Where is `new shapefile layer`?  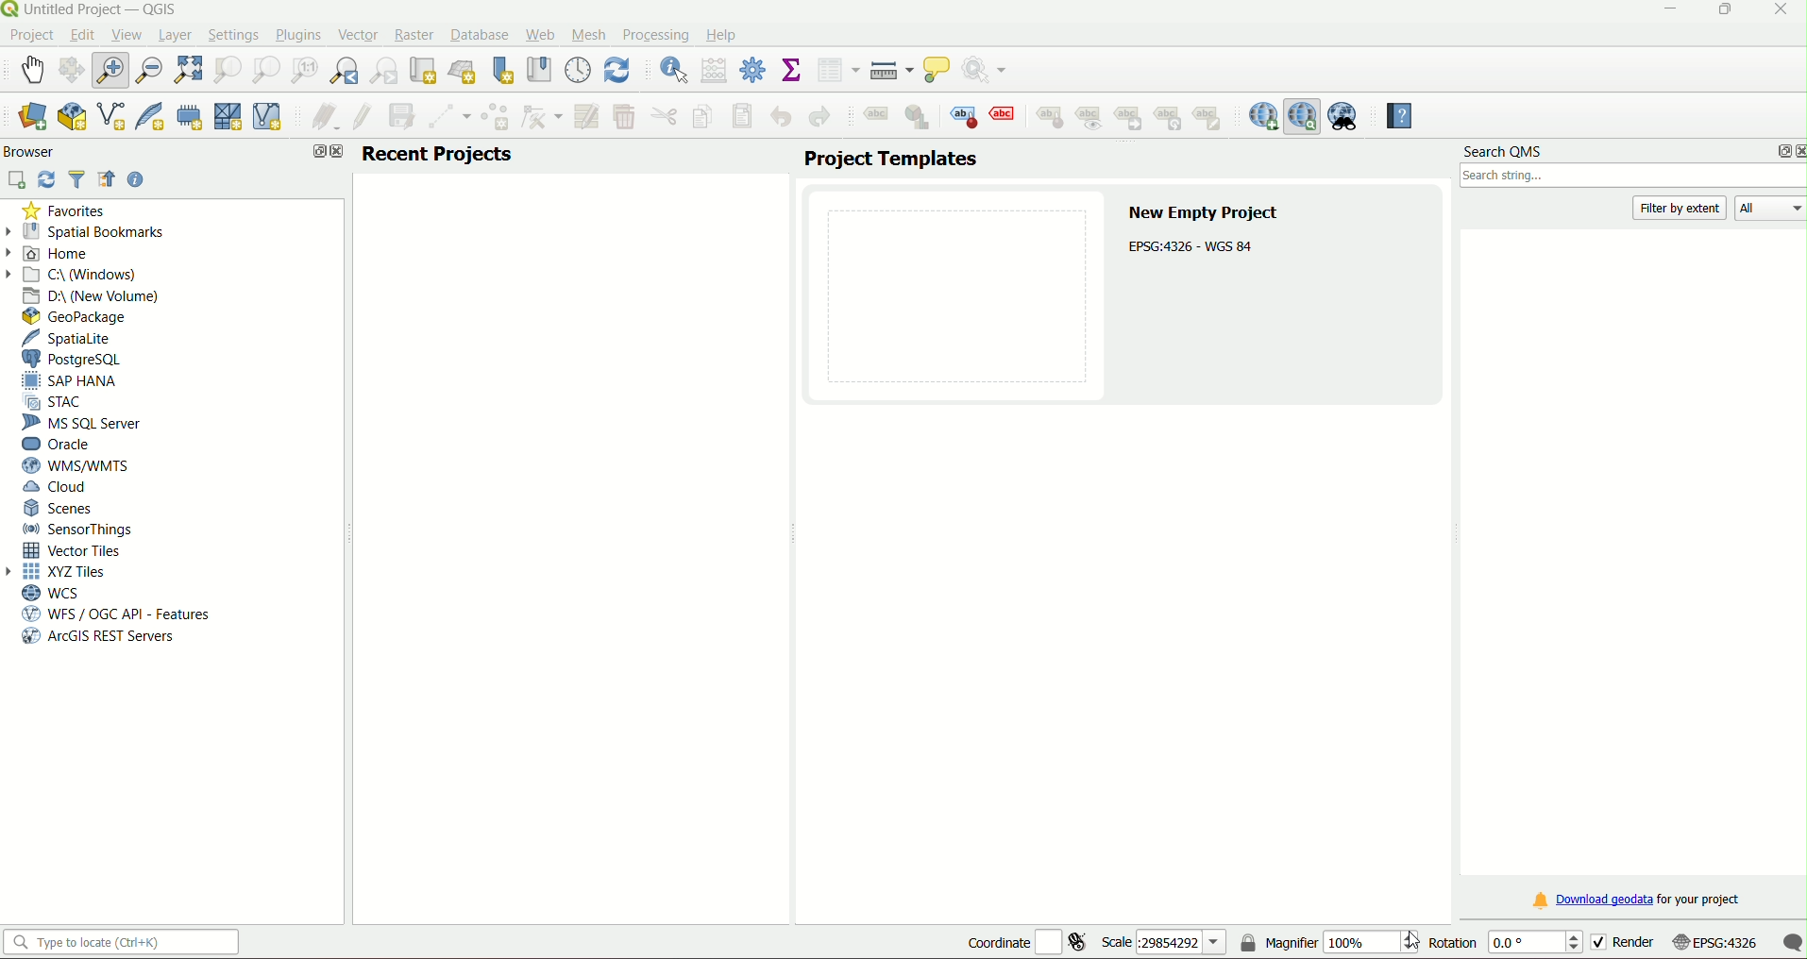 new shapefile layer is located at coordinates (110, 118).